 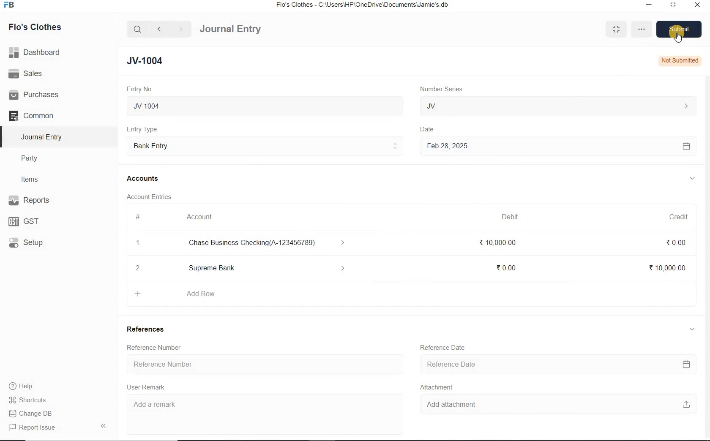 What do you see at coordinates (181, 29) in the screenshot?
I see `forward` at bounding box center [181, 29].